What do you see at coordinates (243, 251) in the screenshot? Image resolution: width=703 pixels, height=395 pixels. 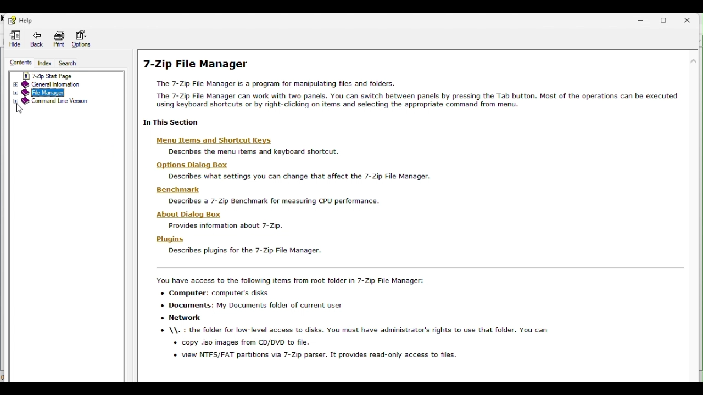 I see `Describes plugins for the /-Zip Fie Manager.` at bounding box center [243, 251].